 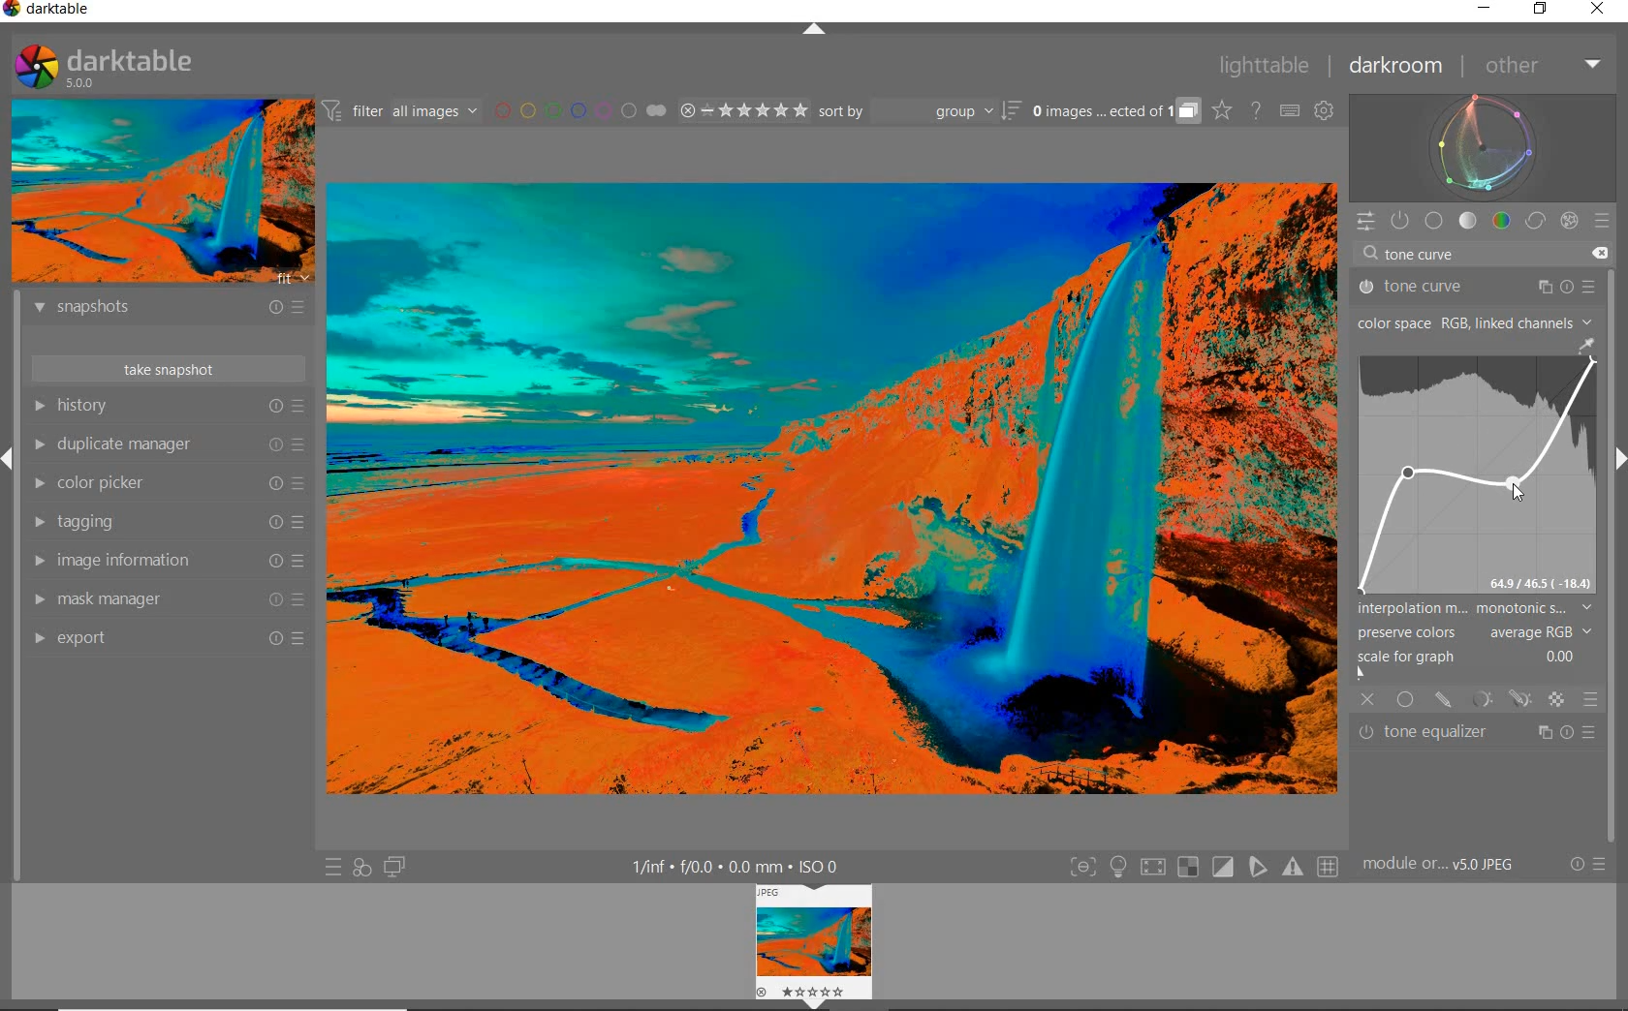 I want to click on other, so click(x=1539, y=65).